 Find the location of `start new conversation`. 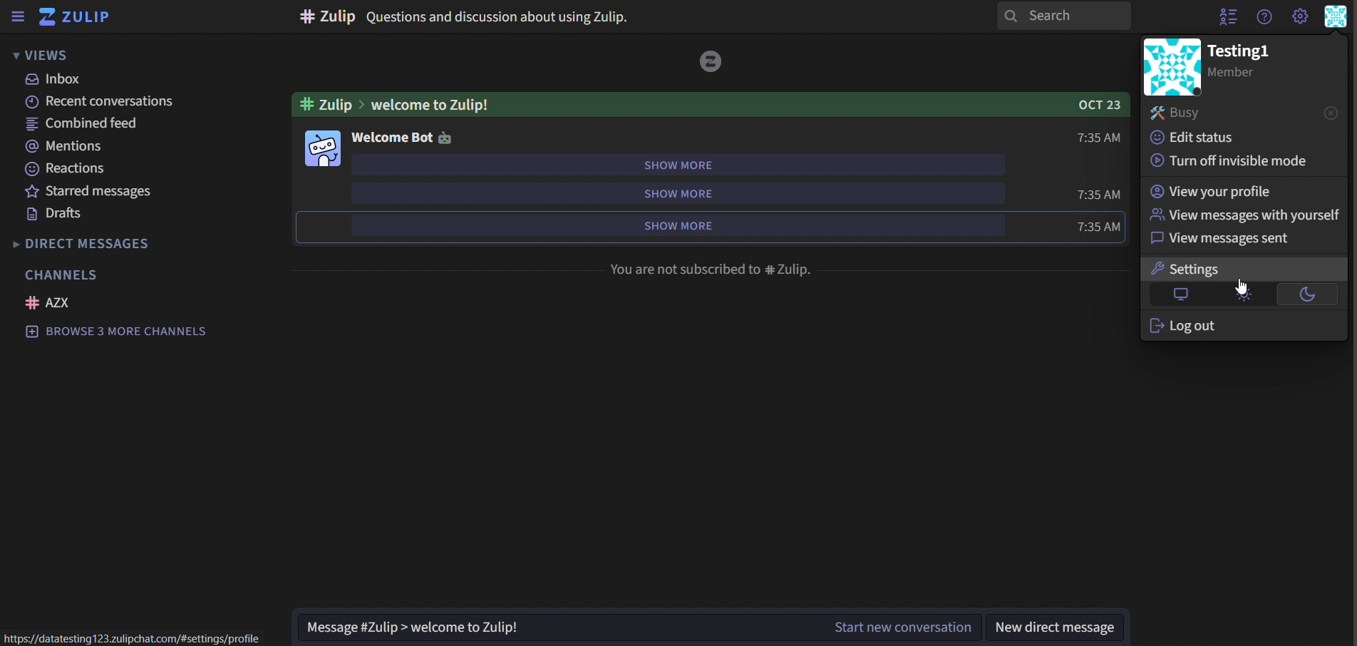

start new conversation is located at coordinates (903, 627).